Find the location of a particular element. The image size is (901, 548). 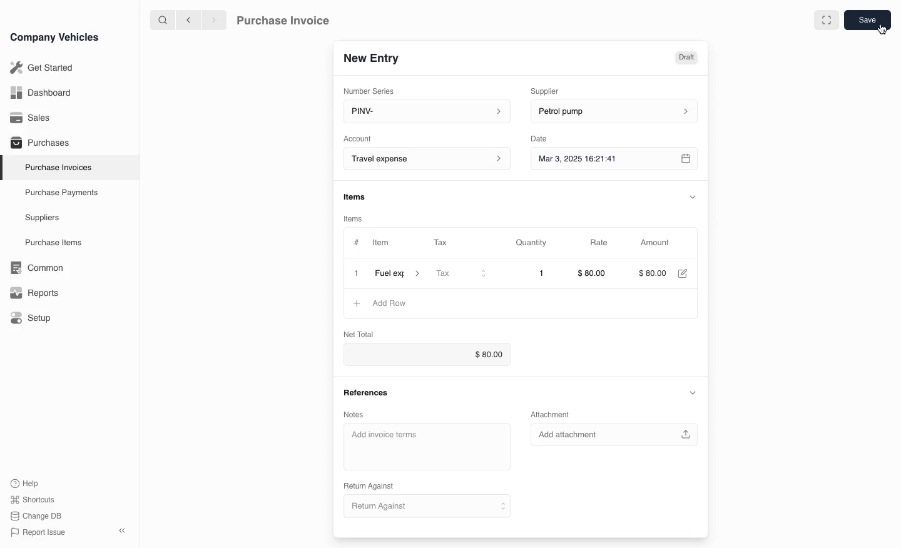

Purchase Payments is located at coordinates (60, 193).